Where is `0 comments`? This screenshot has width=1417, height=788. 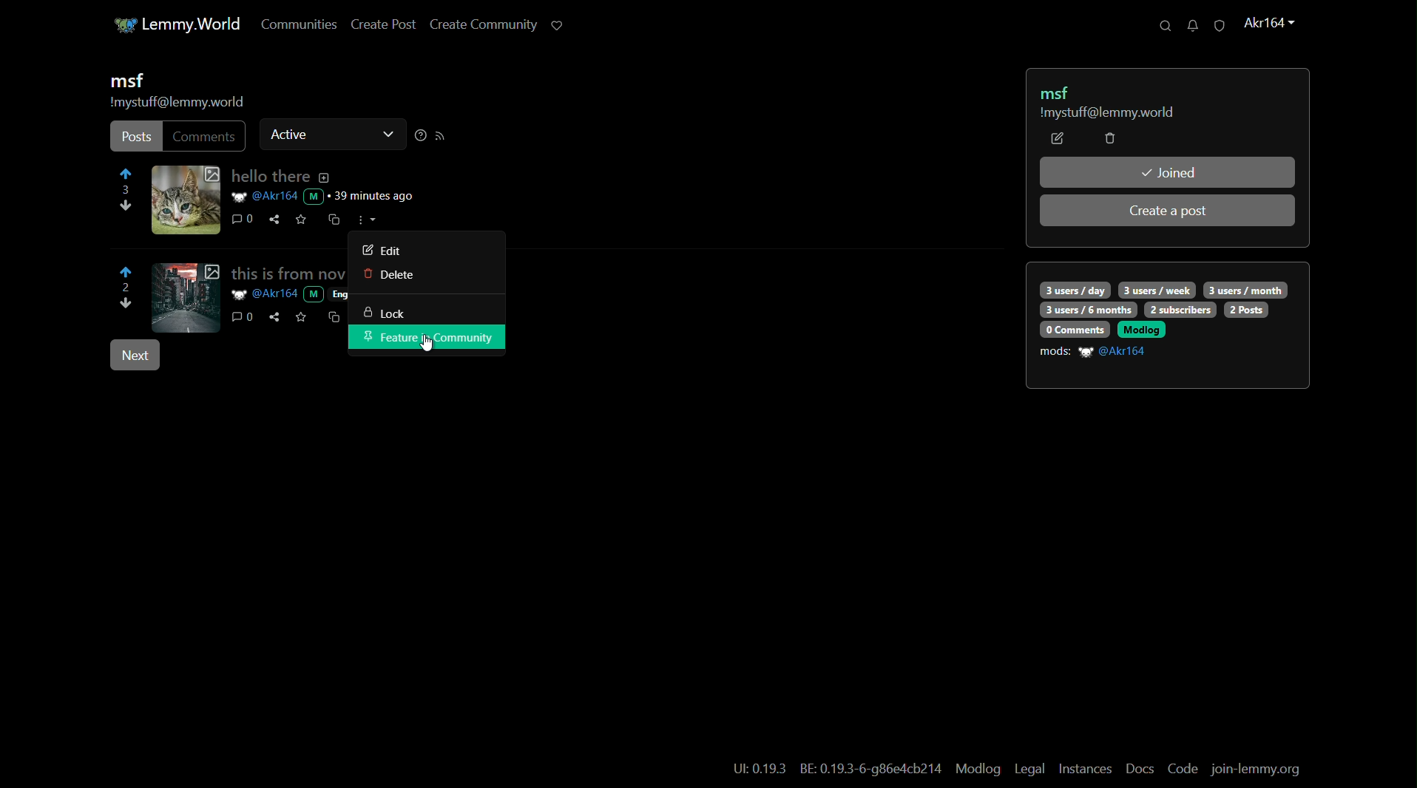 0 comments is located at coordinates (1073, 329).